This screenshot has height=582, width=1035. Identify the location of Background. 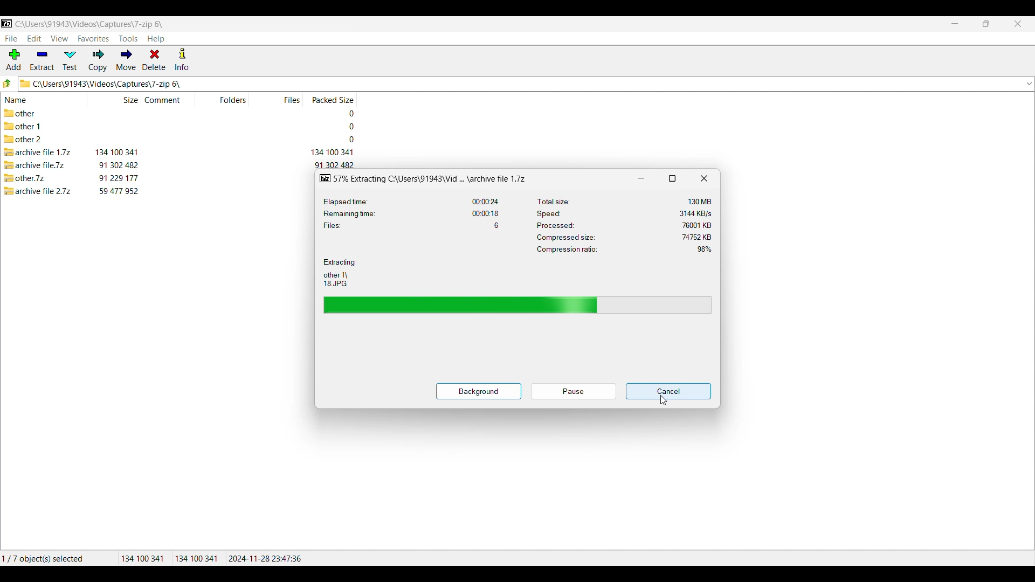
(479, 391).